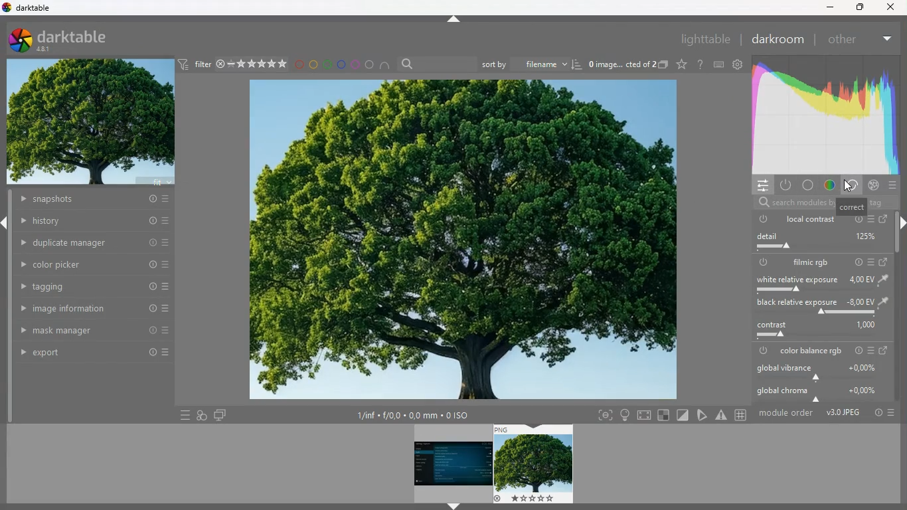 The height and width of the screenshot is (510, 907). What do you see at coordinates (787, 186) in the screenshot?
I see `power` at bounding box center [787, 186].